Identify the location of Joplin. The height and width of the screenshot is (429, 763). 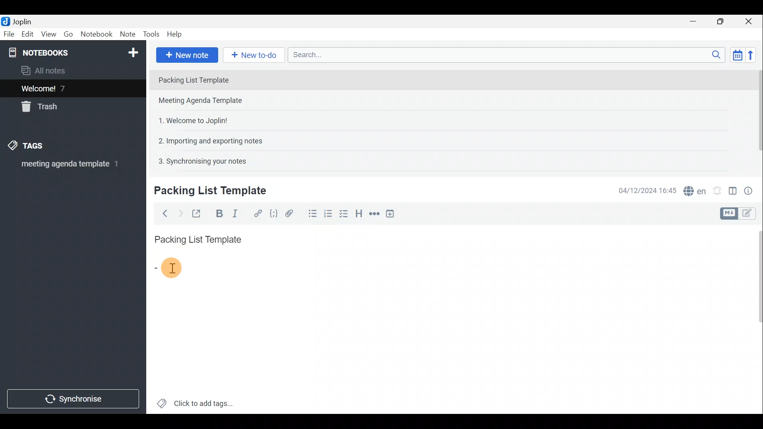
(19, 21).